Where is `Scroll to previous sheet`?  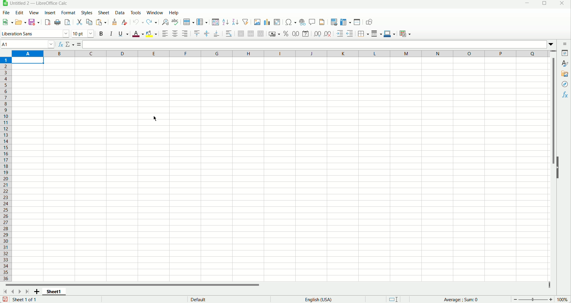 Scroll to previous sheet is located at coordinates (12, 292).